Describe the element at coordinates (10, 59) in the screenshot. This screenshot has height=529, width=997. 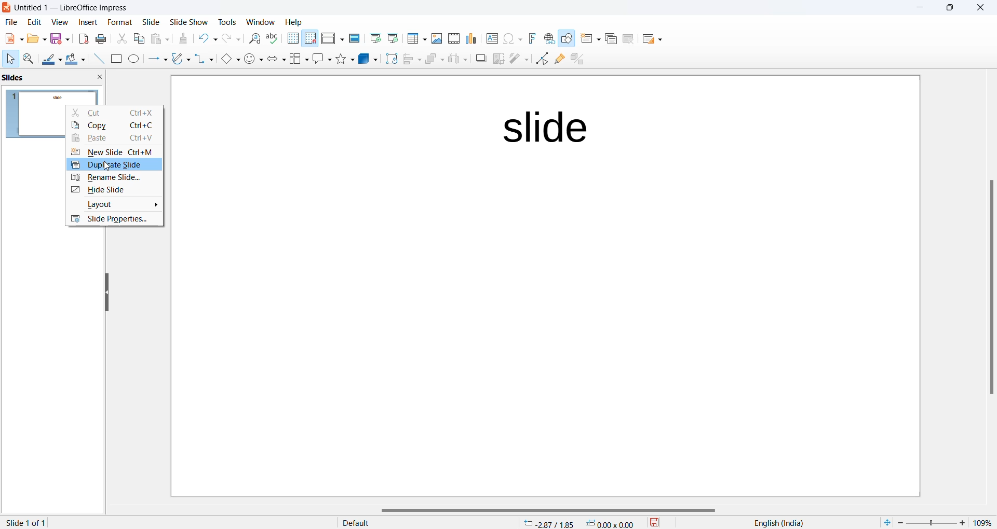
I see `Cursor` at that location.